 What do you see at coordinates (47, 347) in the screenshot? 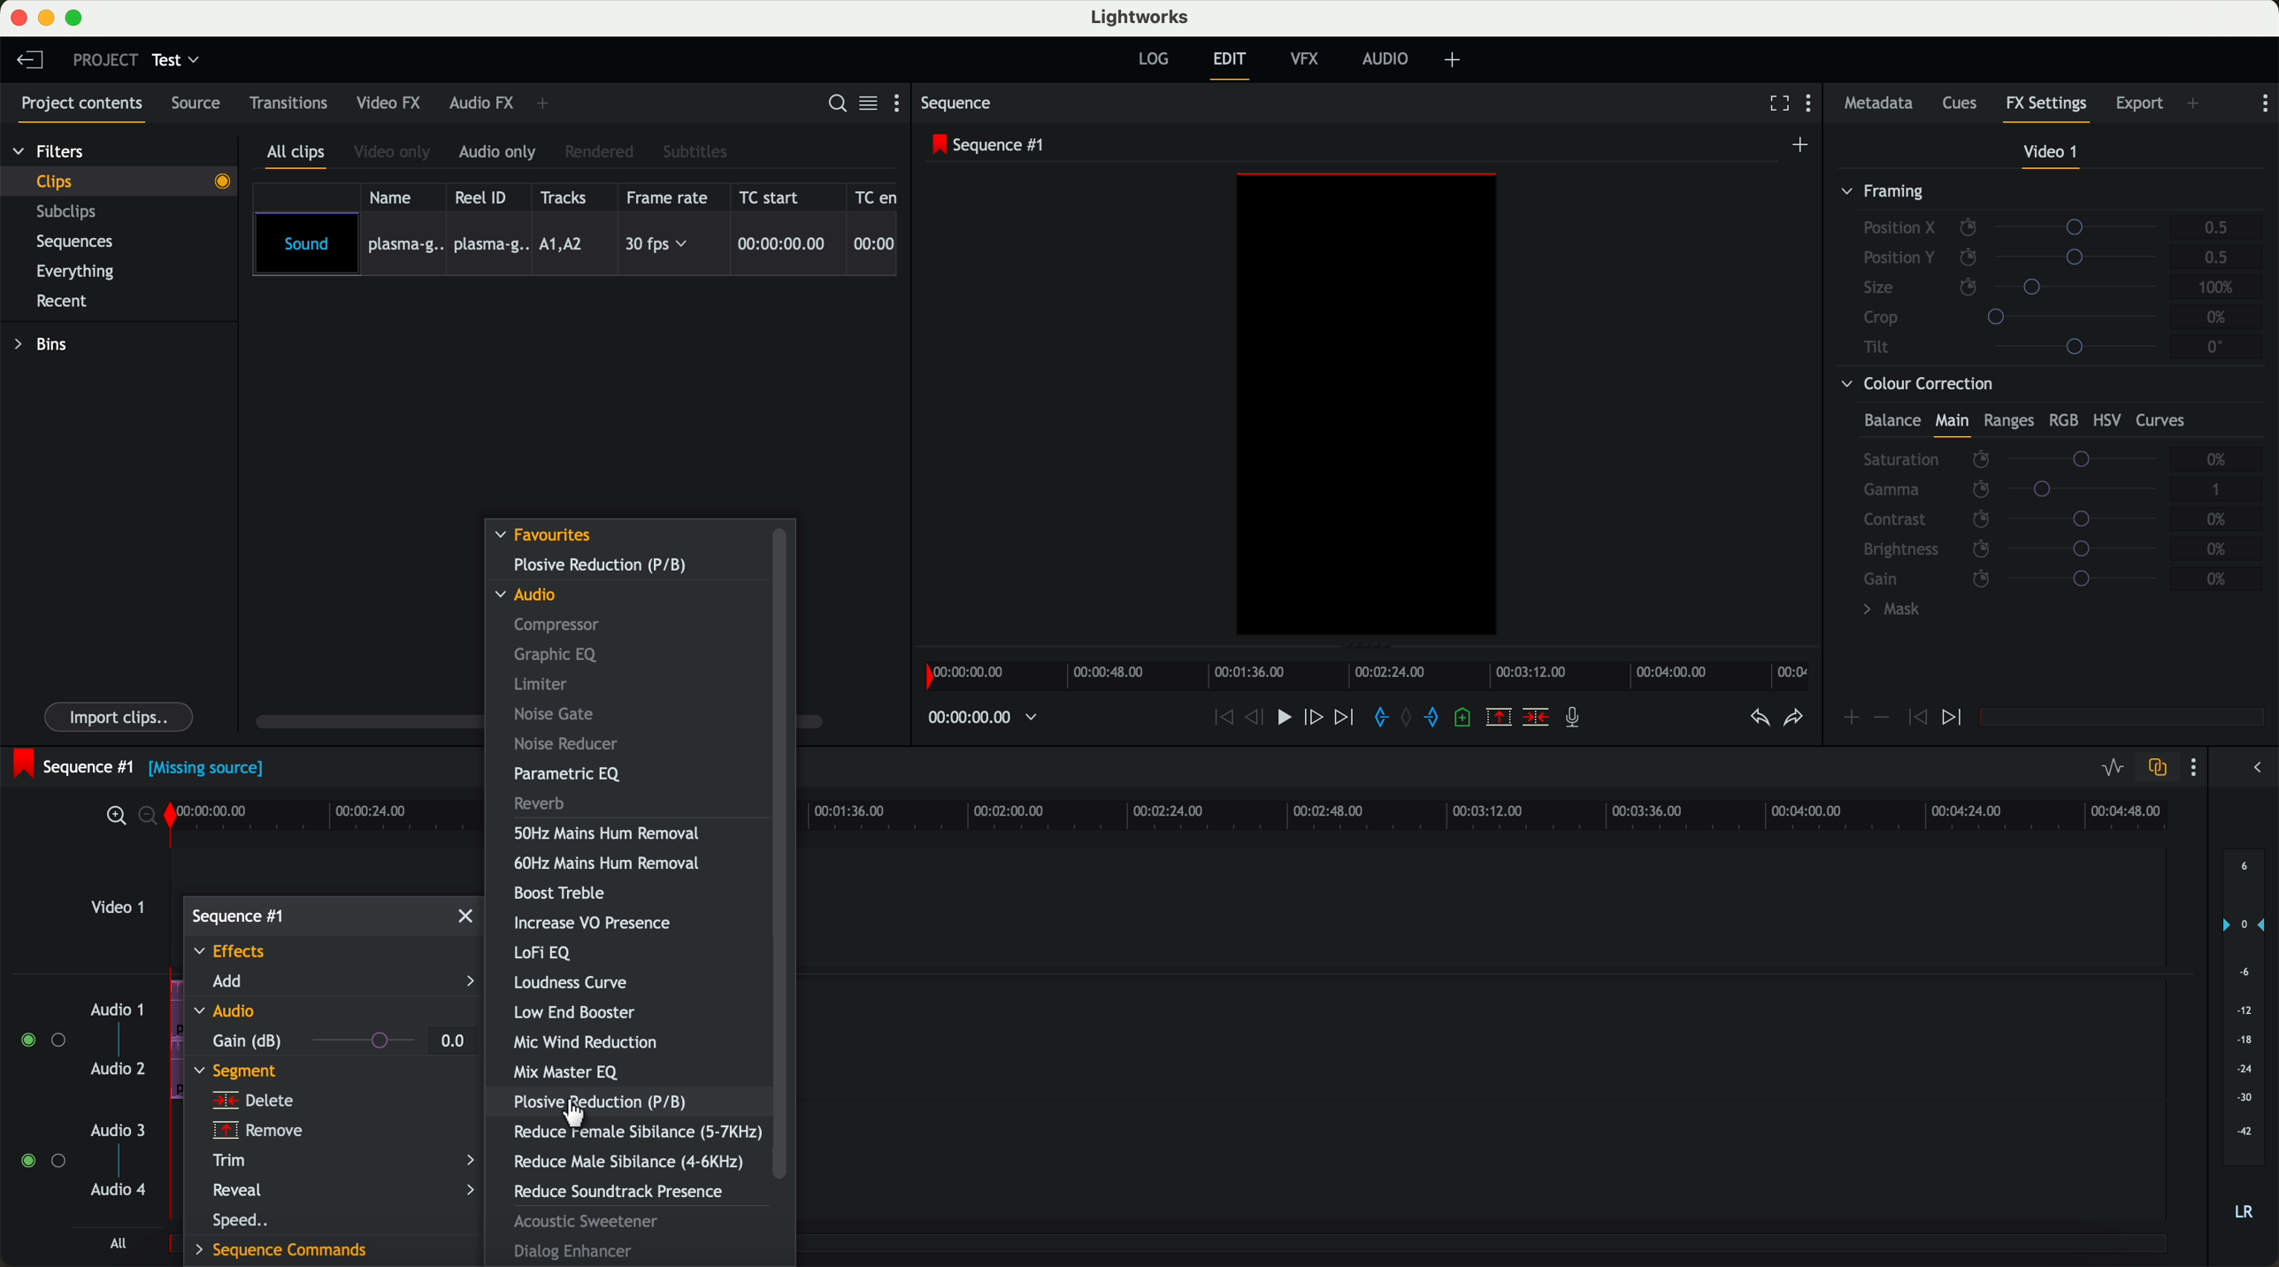
I see `bins tab` at bounding box center [47, 347].